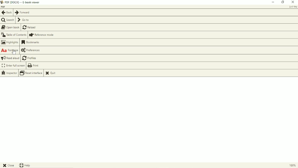 This screenshot has width=298, height=168. I want to click on Help, so click(26, 165).